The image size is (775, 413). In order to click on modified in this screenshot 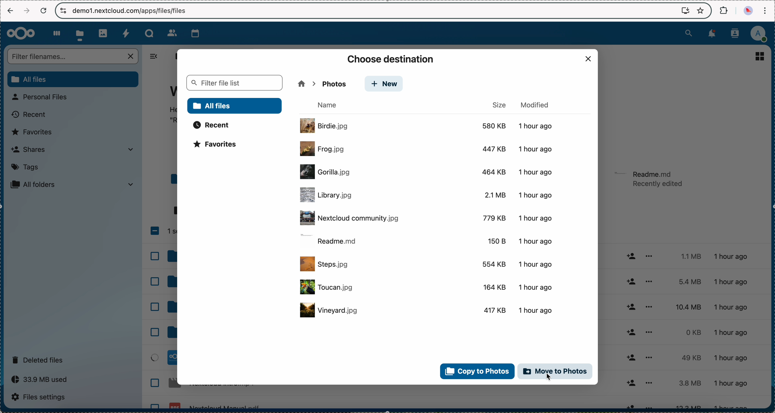, I will do `click(537, 104)`.